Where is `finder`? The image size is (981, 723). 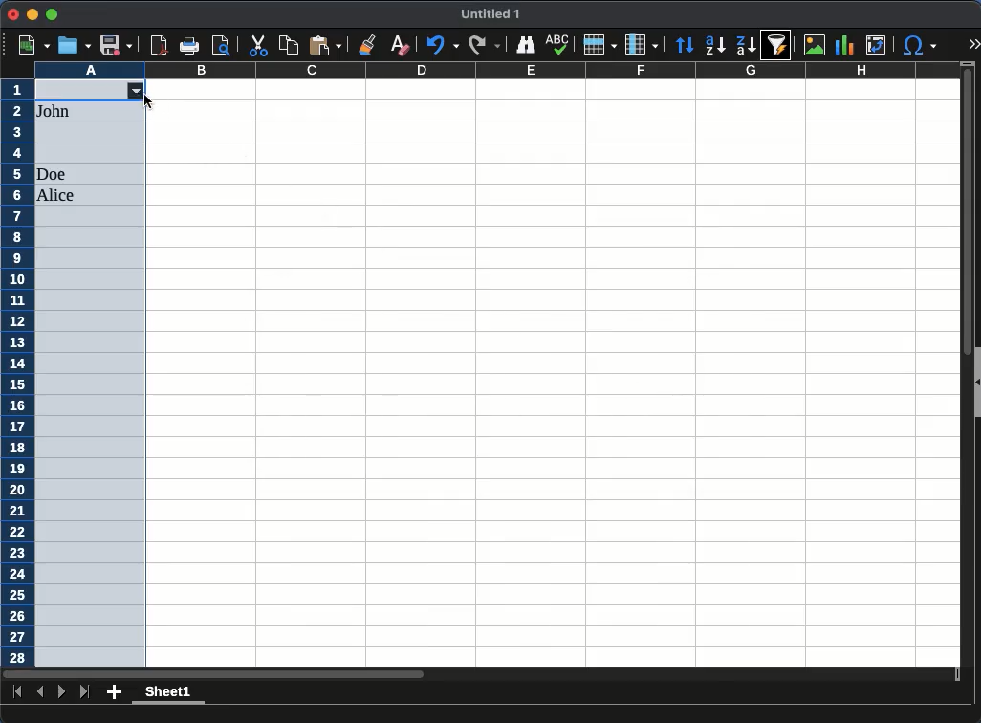
finder is located at coordinates (525, 46).